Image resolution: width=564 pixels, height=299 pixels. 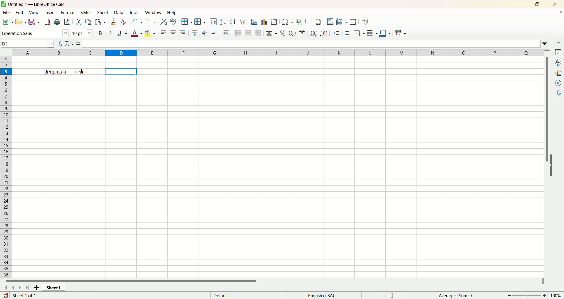 What do you see at coordinates (120, 12) in the screenshot?
I see `Data` at bounding box center [120, 12].